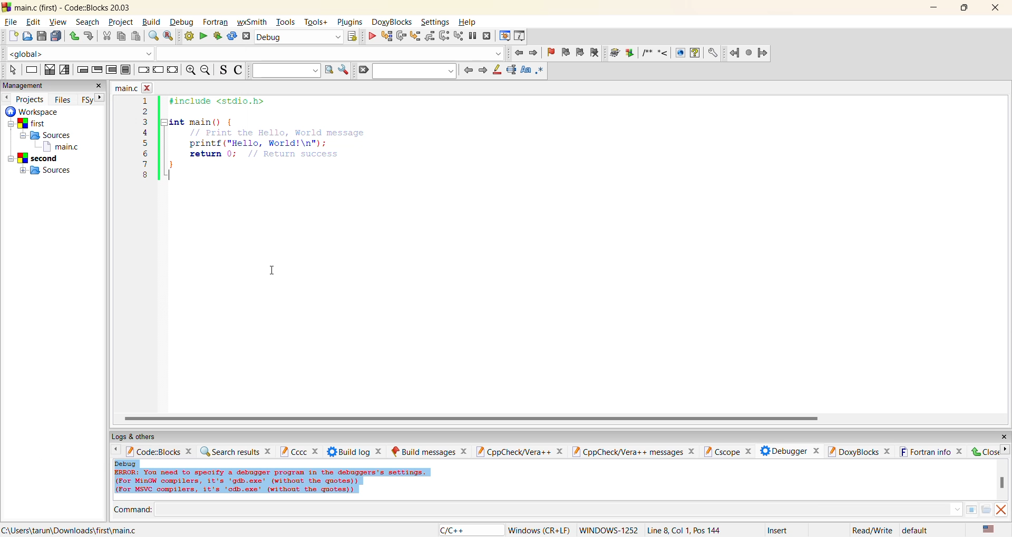 The height and width of the screenshot is (537, 1012). I want to click on match case, so click(525, 71).